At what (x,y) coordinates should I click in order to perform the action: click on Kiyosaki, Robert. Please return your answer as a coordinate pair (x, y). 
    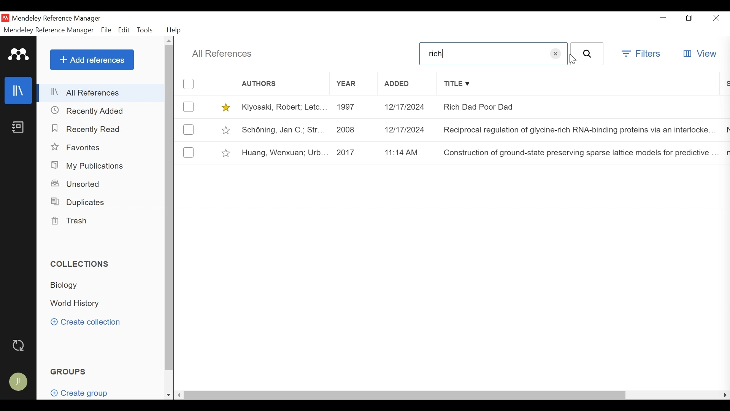
    Looking at the image, I should click on (282, 107).